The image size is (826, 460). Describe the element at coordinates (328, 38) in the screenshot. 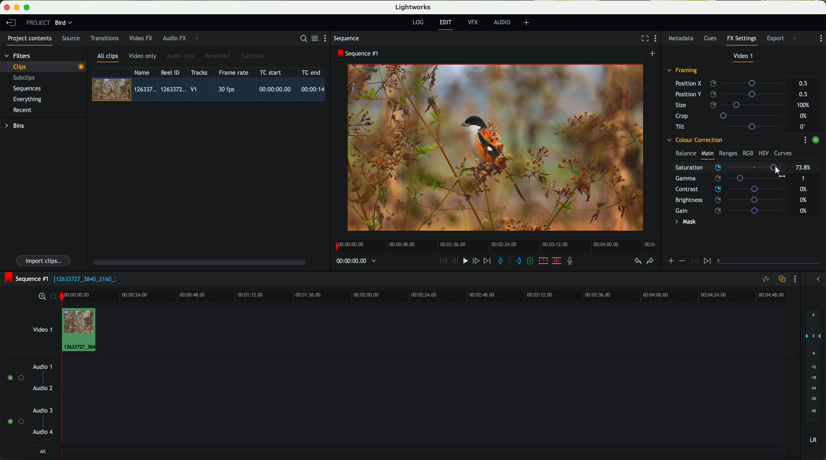

I see `show settings menu` at that location.